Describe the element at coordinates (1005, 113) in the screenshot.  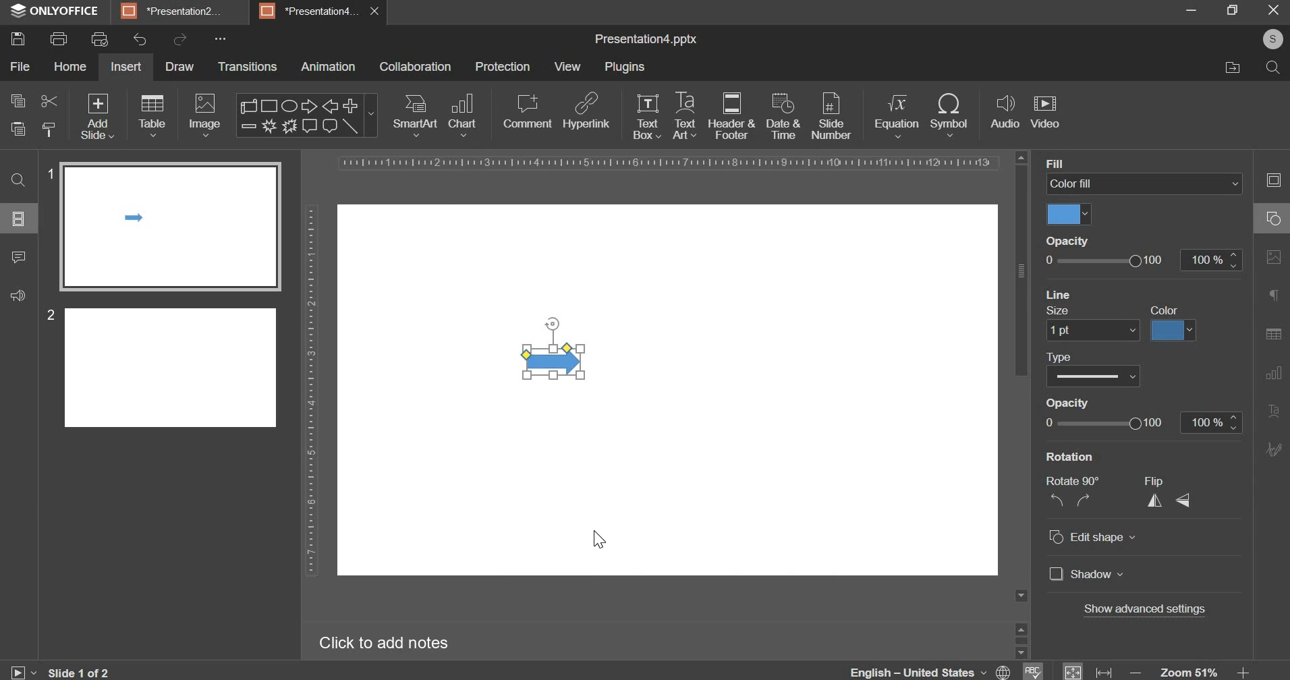
I see `audio` at that location.